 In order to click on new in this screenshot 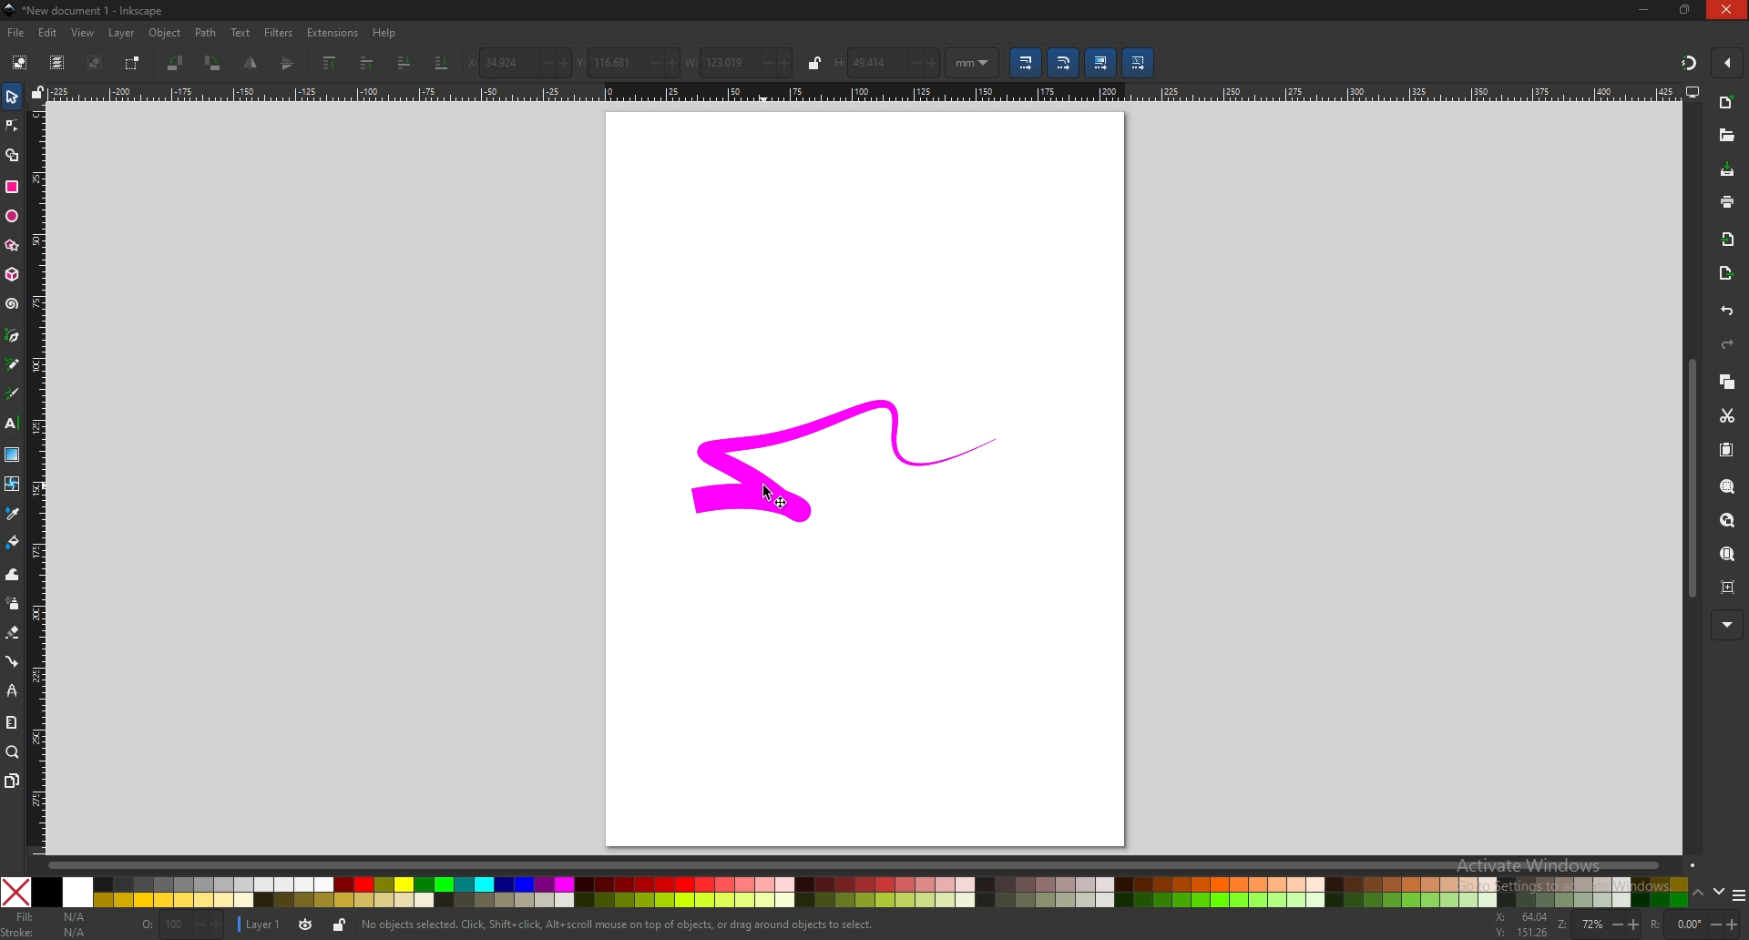, I will do `click(1726, 104)`.